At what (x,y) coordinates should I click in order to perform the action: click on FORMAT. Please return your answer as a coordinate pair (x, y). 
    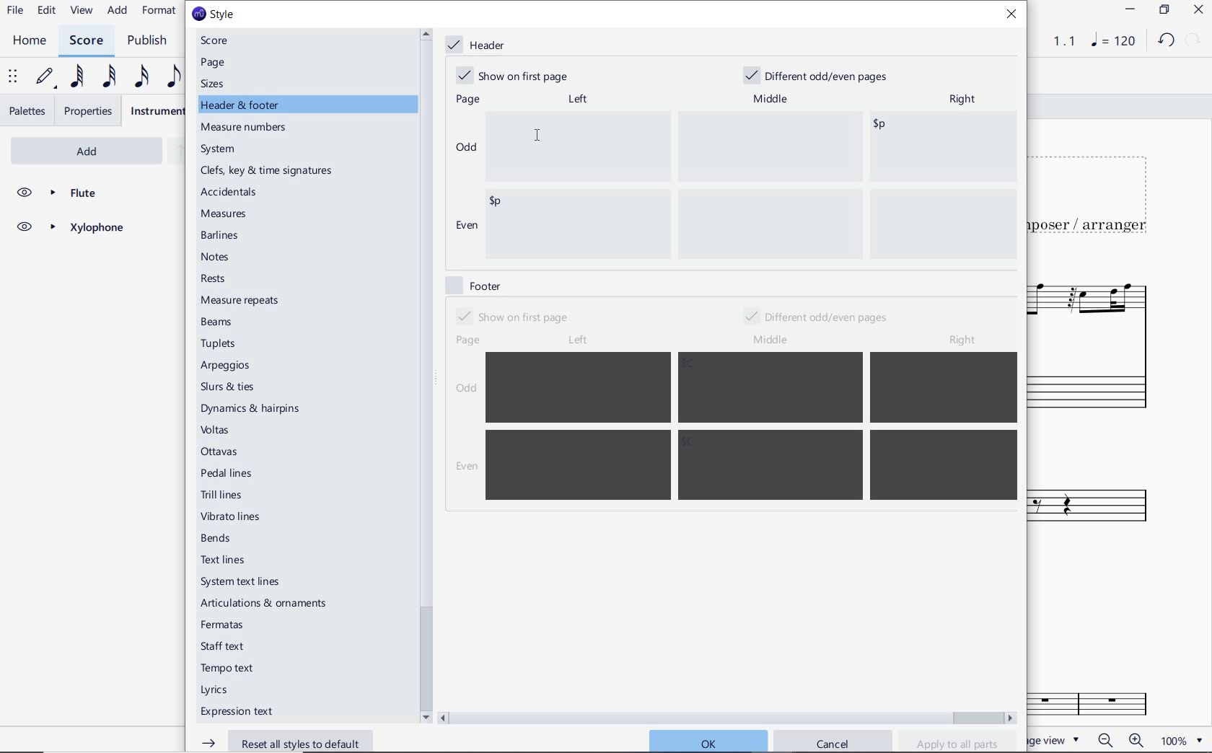
    Looking at the image, I should click on (159, 12).